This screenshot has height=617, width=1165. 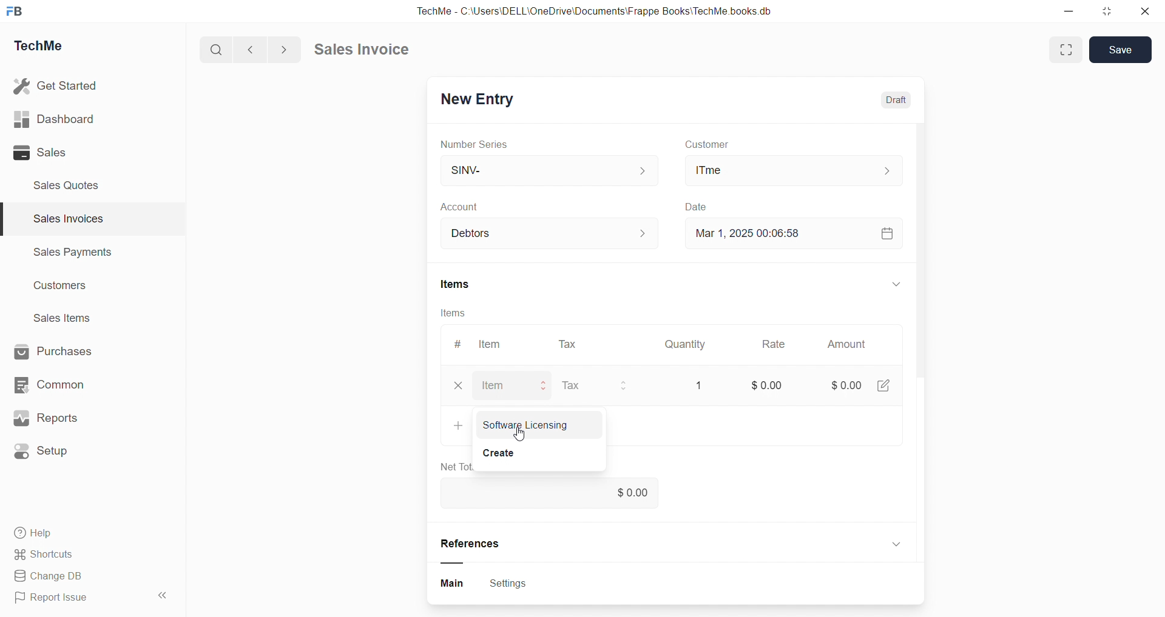 What do you see at coordinates (894, 282) in the screenshot?
I see `doopdown` at bounding box center [894, 282].